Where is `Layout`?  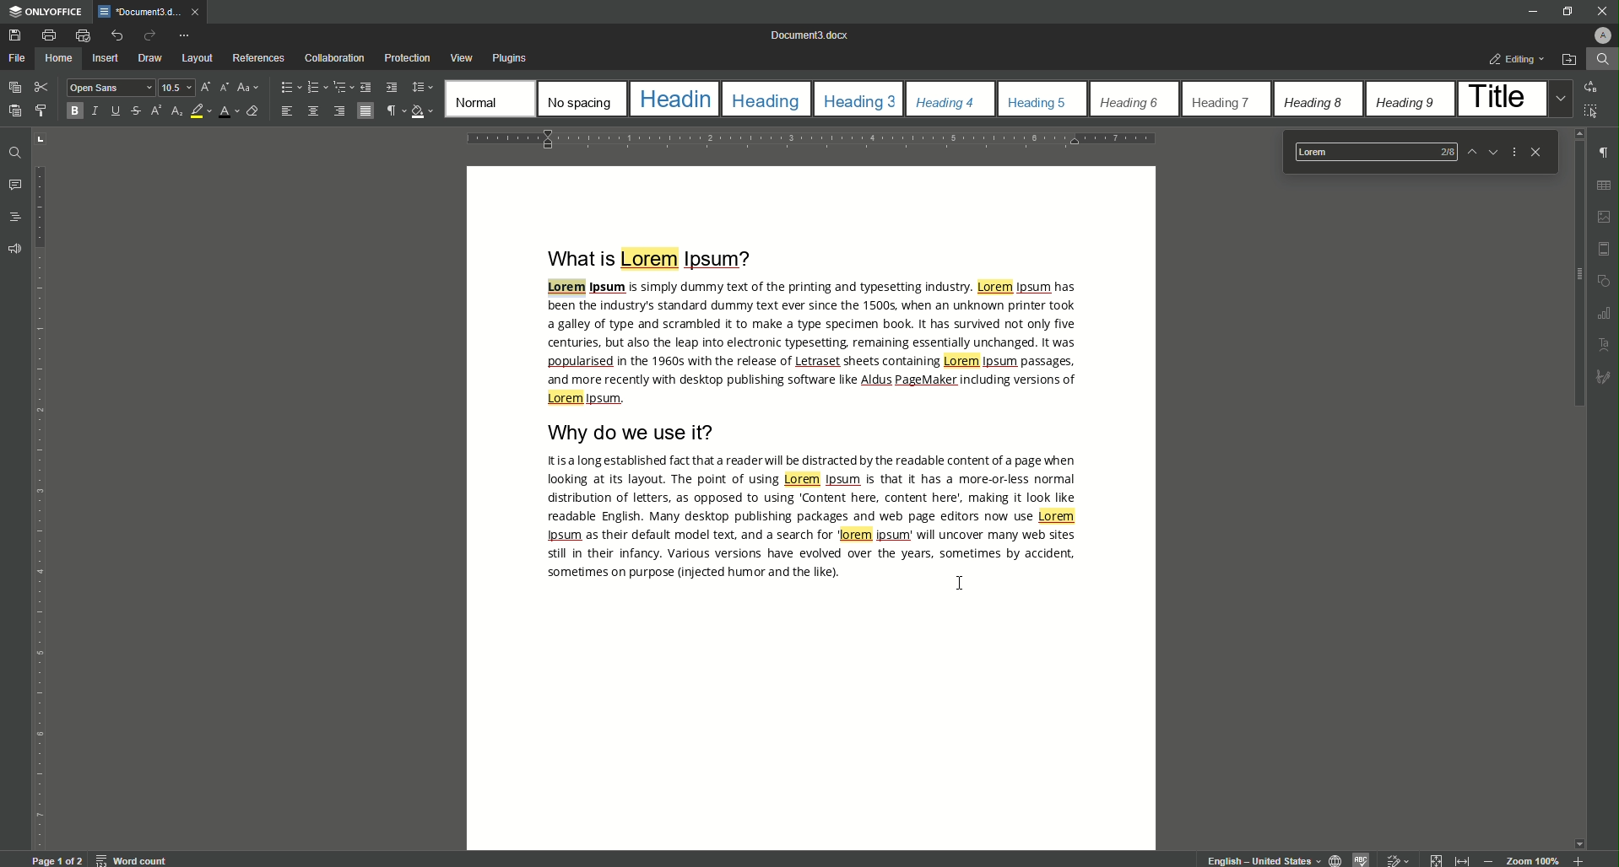 Layout is located at coordinates (198, 59).